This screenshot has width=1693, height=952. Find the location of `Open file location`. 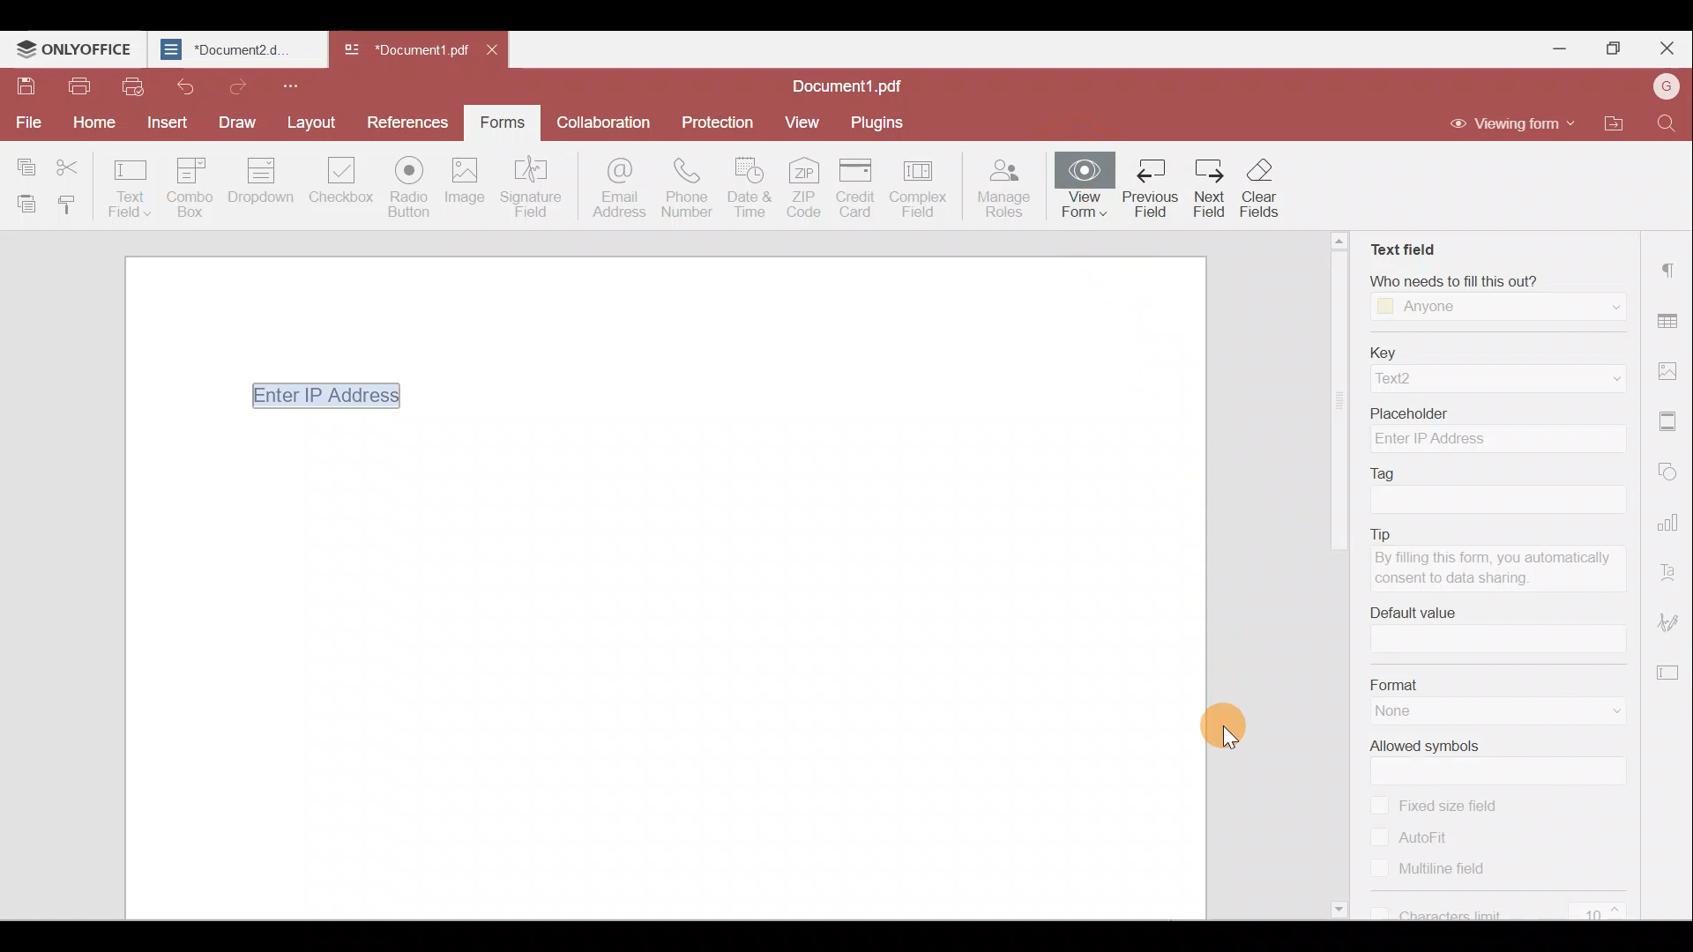

Open file location is located at coordinates (1608, 122).